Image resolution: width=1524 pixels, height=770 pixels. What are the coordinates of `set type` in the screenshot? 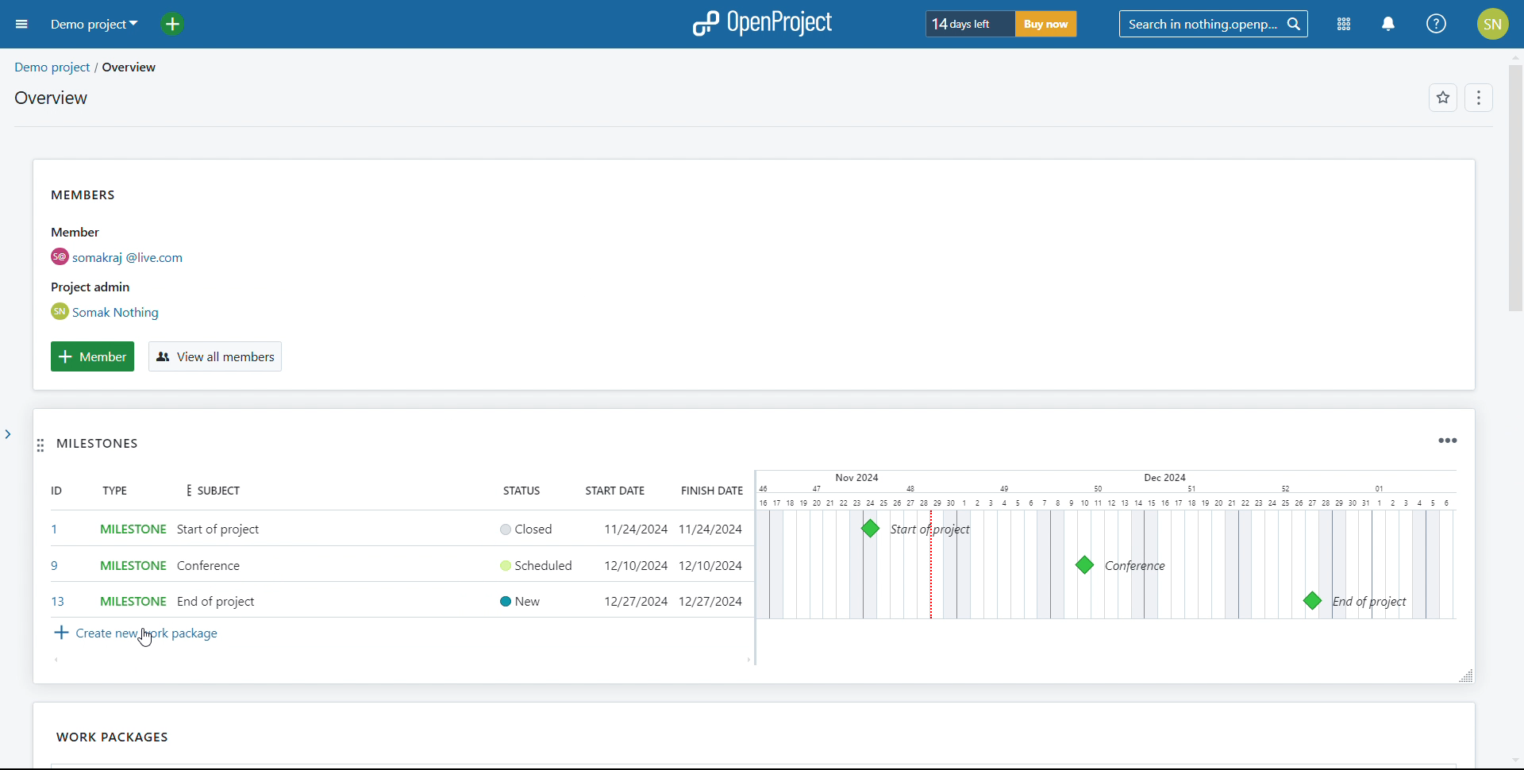 It's located at (132, 563).